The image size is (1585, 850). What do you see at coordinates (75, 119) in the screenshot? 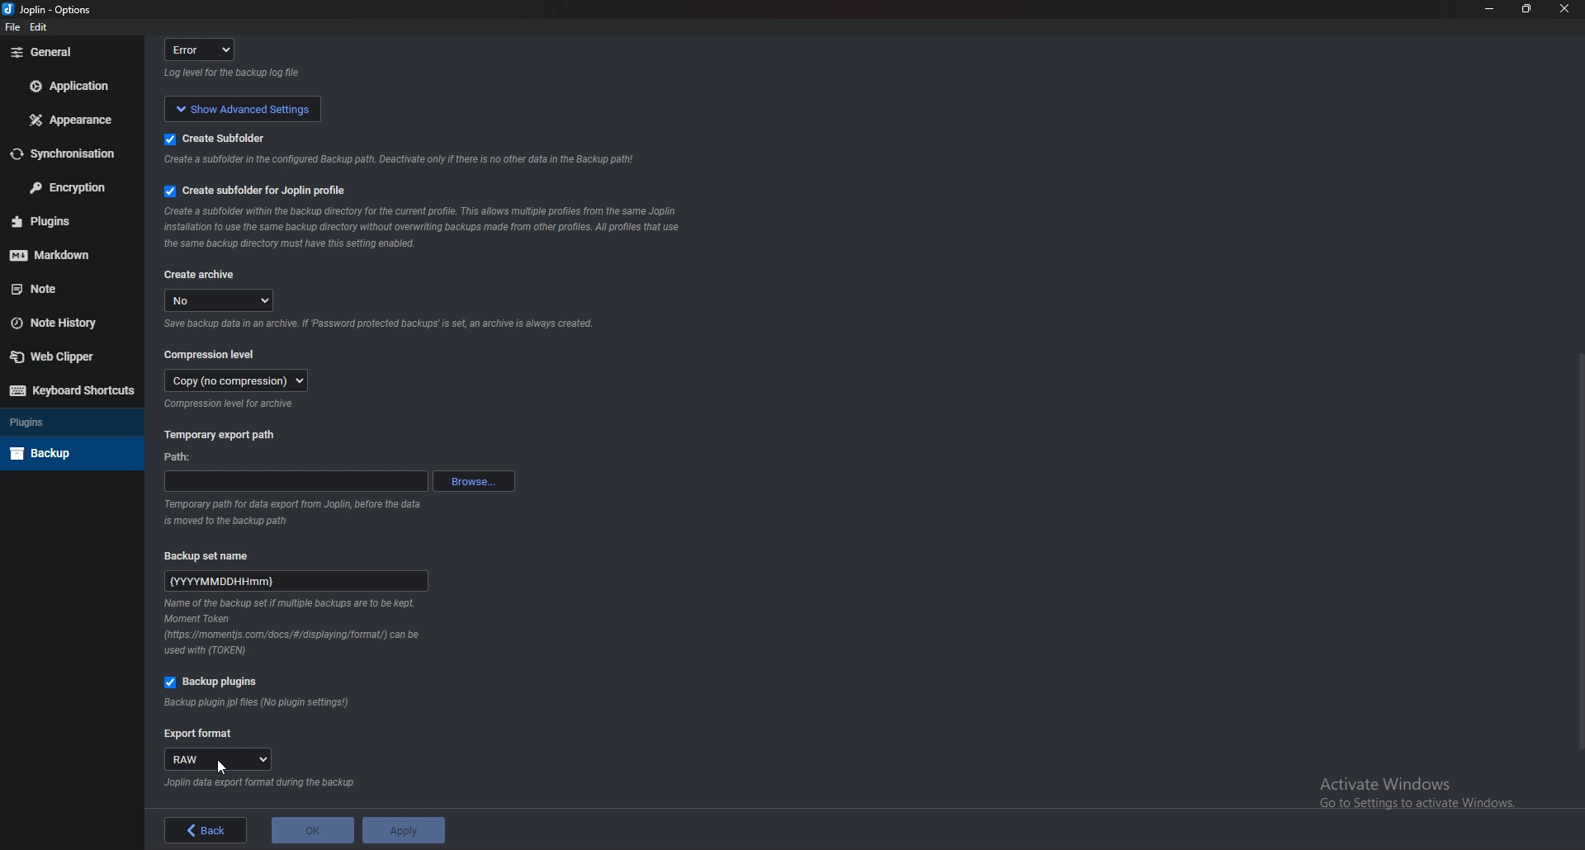
I see `Appearance` at bounding box center [75, 119].